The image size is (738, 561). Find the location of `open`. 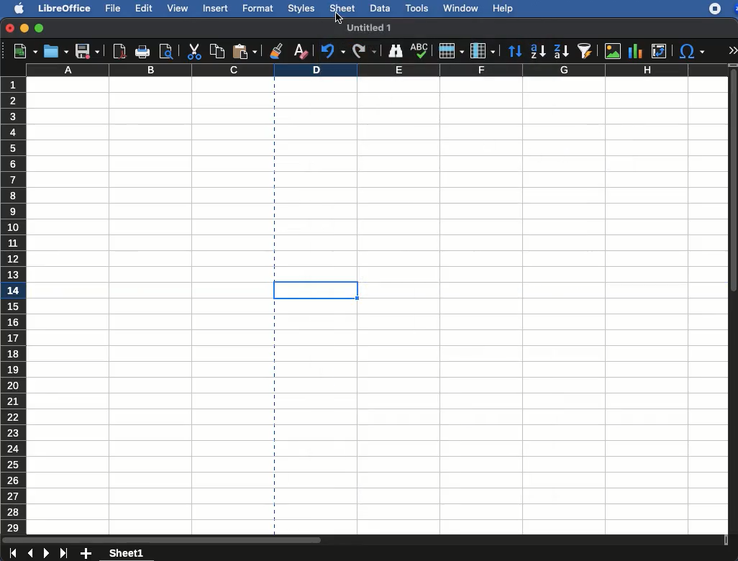

open is located at coordinates (56, 50).